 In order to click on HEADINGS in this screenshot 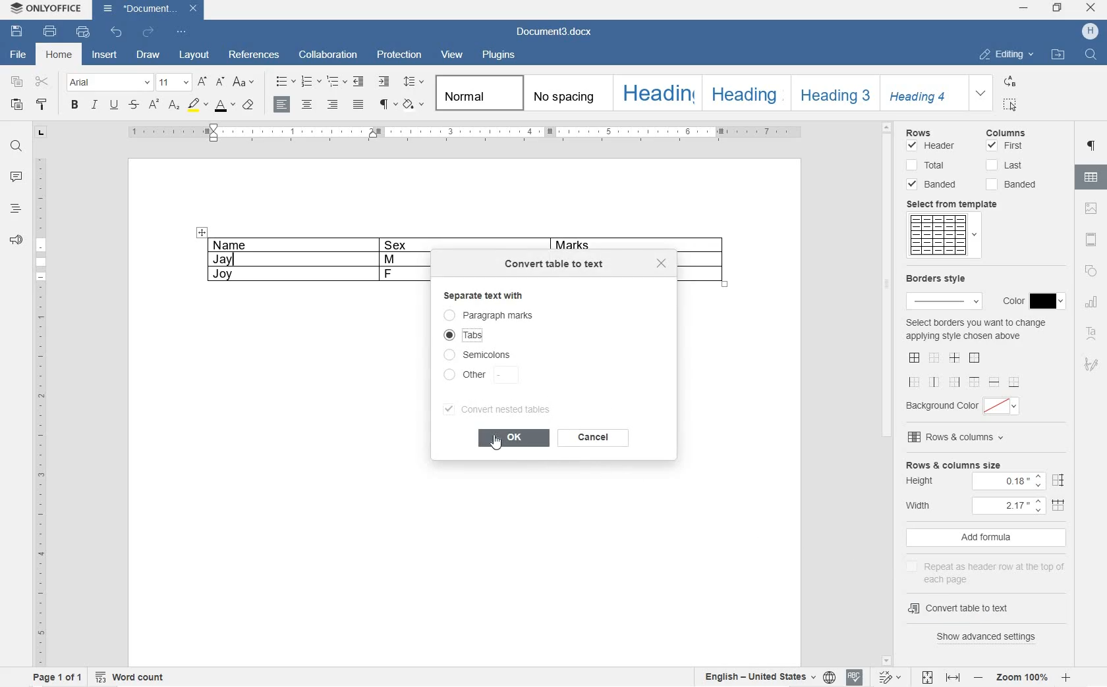, I will do `click(14, 208)`.